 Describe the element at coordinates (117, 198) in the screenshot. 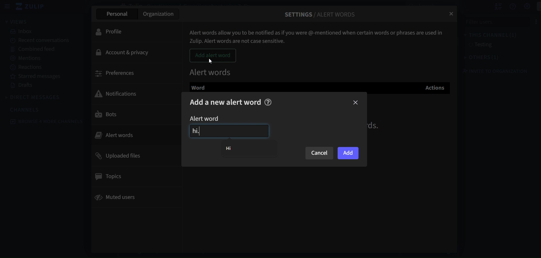

I see `muted users` at that location.